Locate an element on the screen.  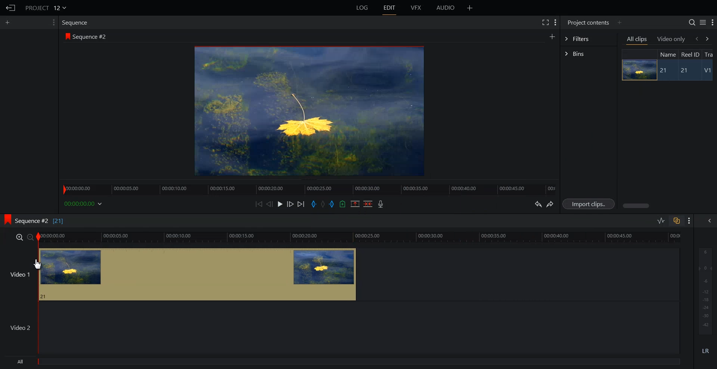
Video 2 is located at coordinates (340, 328).